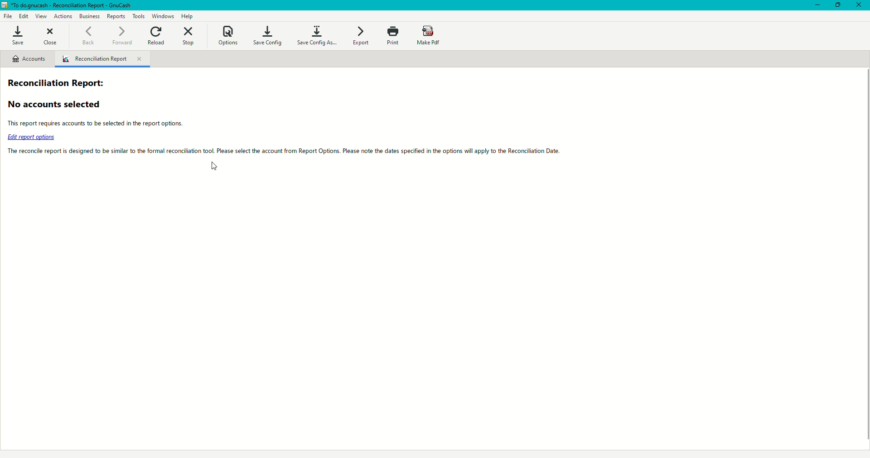 This screenshot has width=870, height=458. Describe the element at coordinates (114, 16) in the screenshot. I see `Reports` at that location.